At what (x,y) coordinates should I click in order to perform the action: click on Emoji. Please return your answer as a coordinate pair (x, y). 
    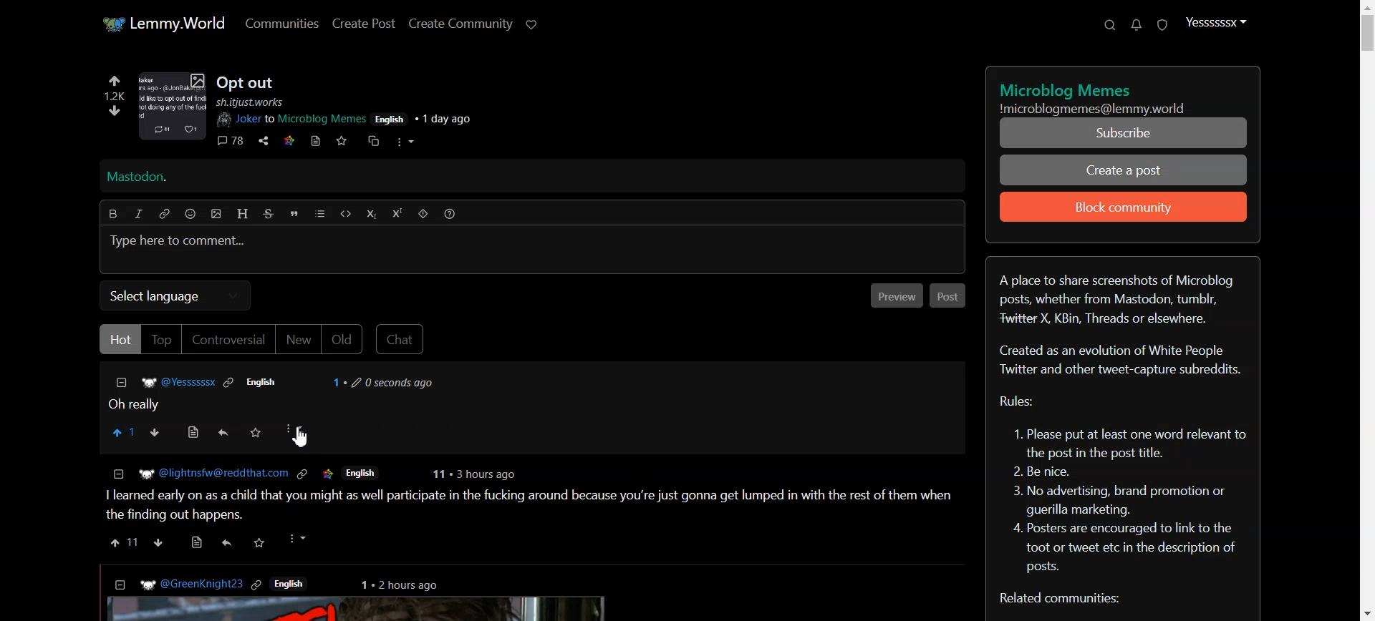
    Looking at the image, I should click on (192, 213).